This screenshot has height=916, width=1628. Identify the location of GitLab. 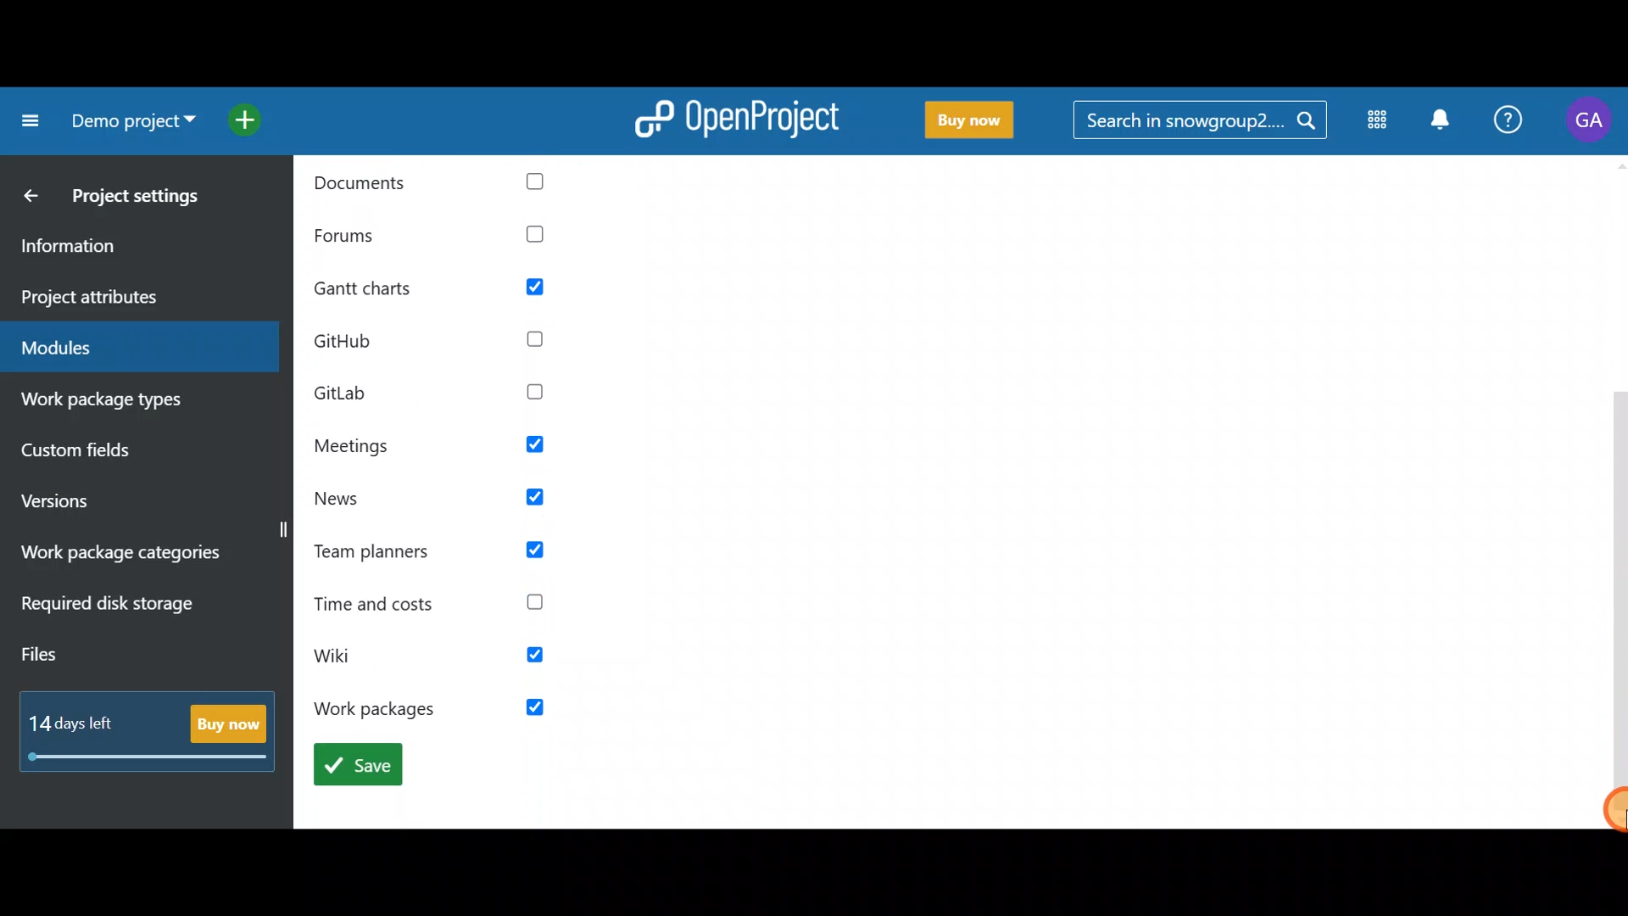
(438, 391).